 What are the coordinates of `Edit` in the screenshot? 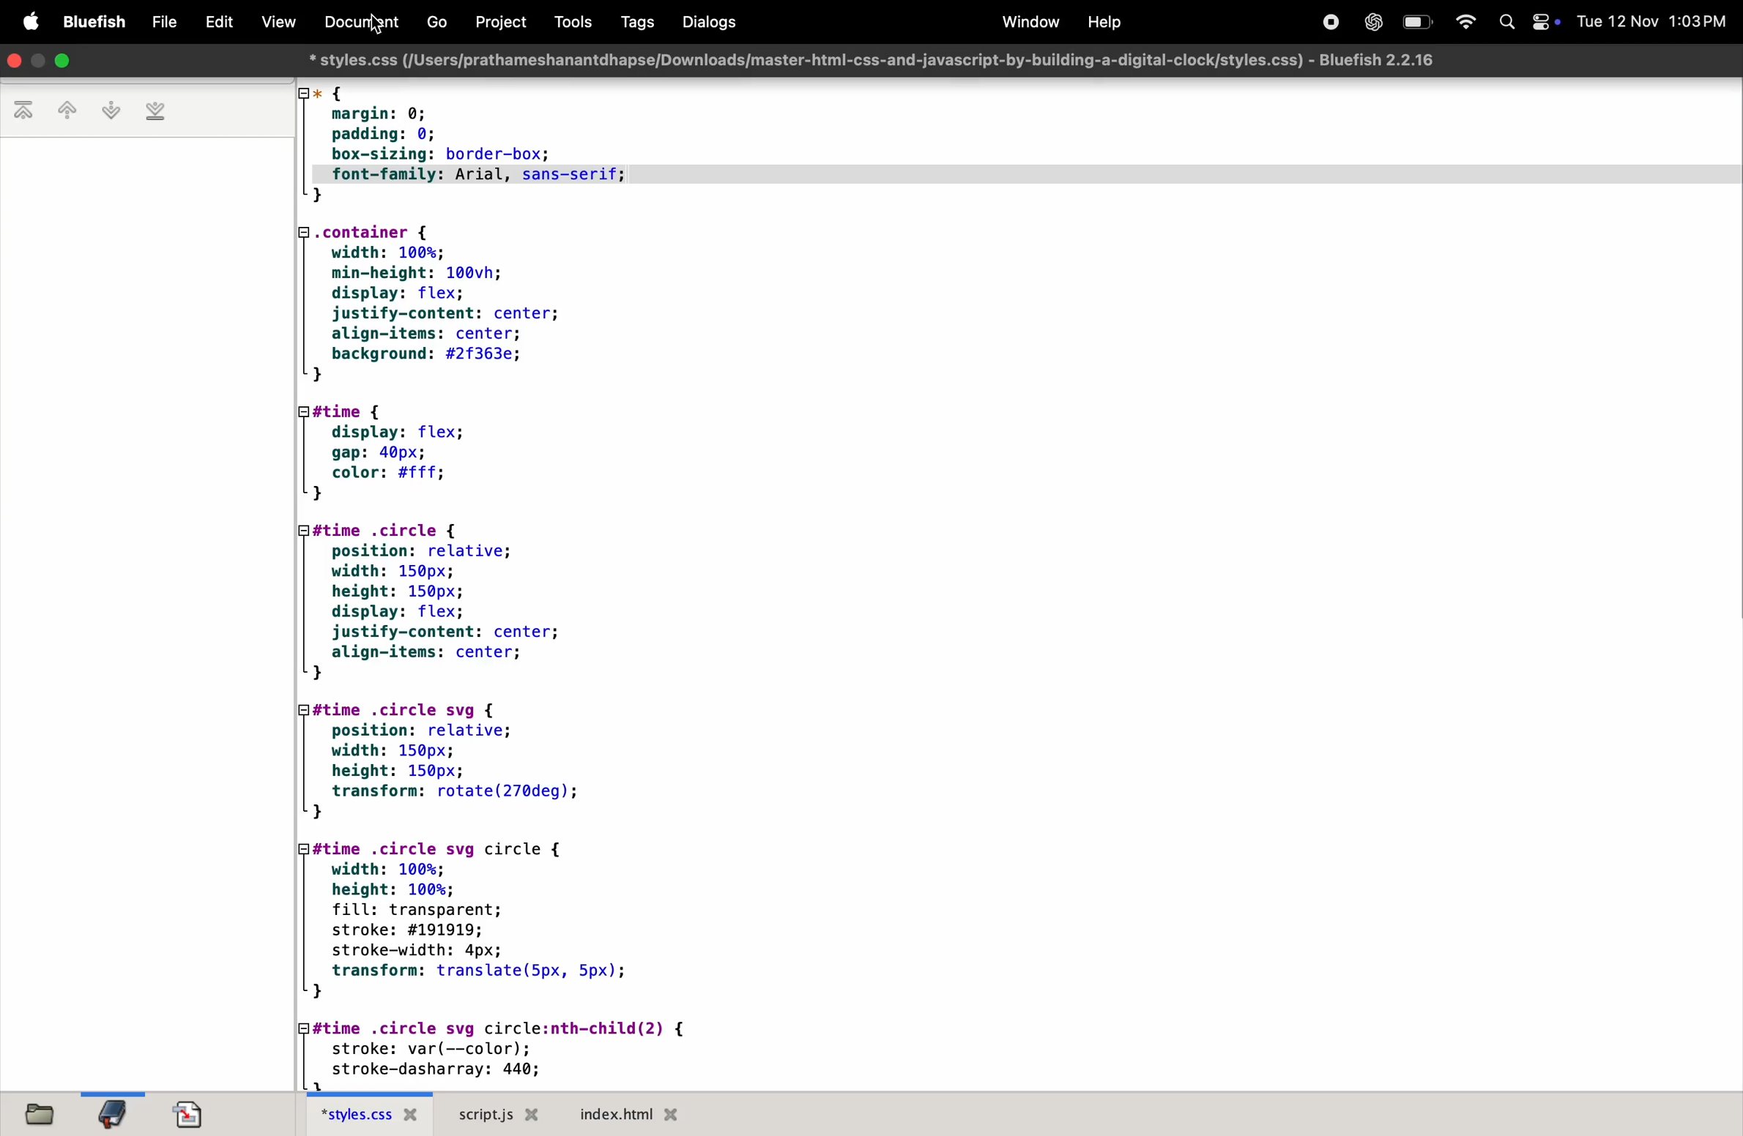 It's located at (214, 22).